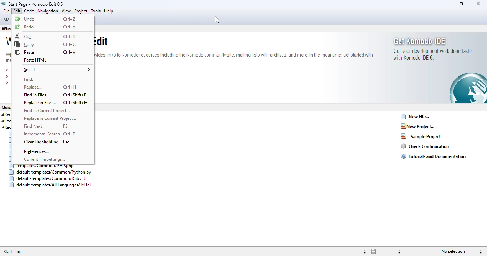  I want to click on text, so click(6, 56).